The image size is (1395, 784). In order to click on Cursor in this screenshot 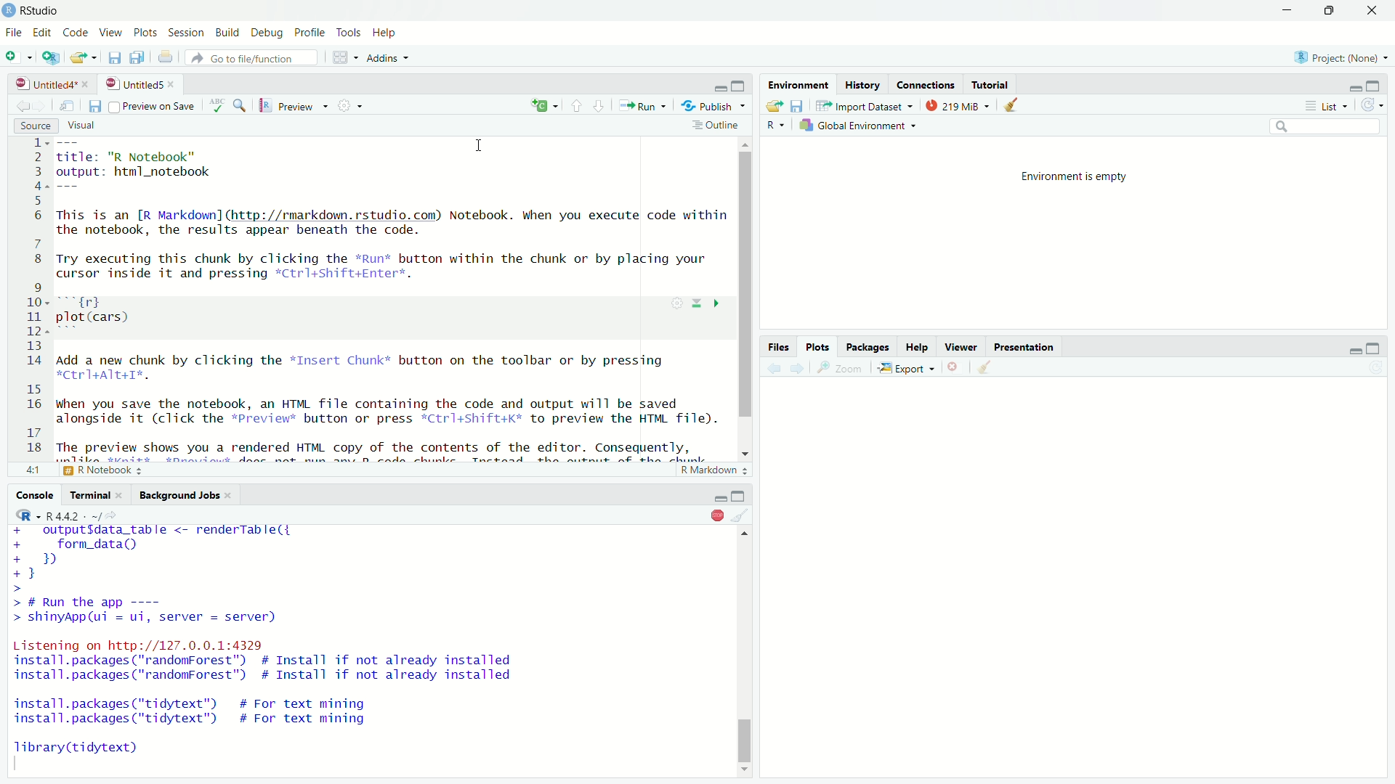, I will do `click(480, 143)`.